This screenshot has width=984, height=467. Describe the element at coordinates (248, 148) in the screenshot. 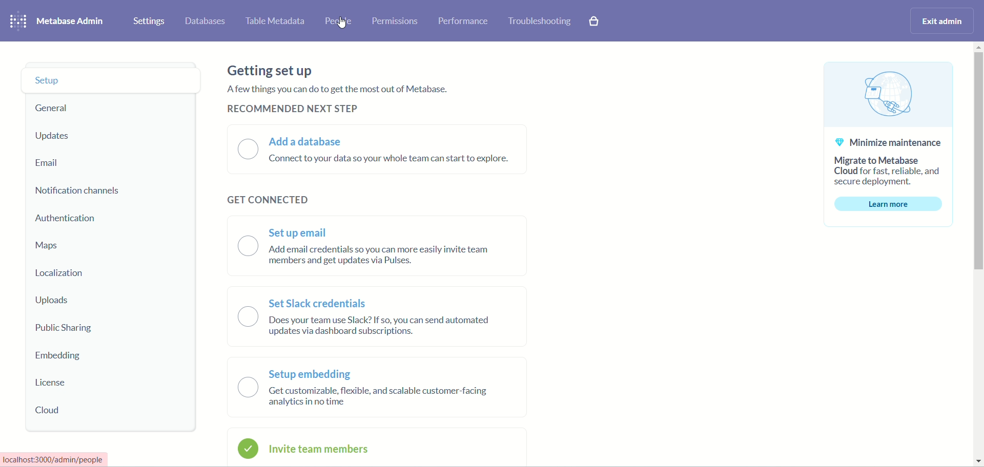

I see `toggle button` at that location.